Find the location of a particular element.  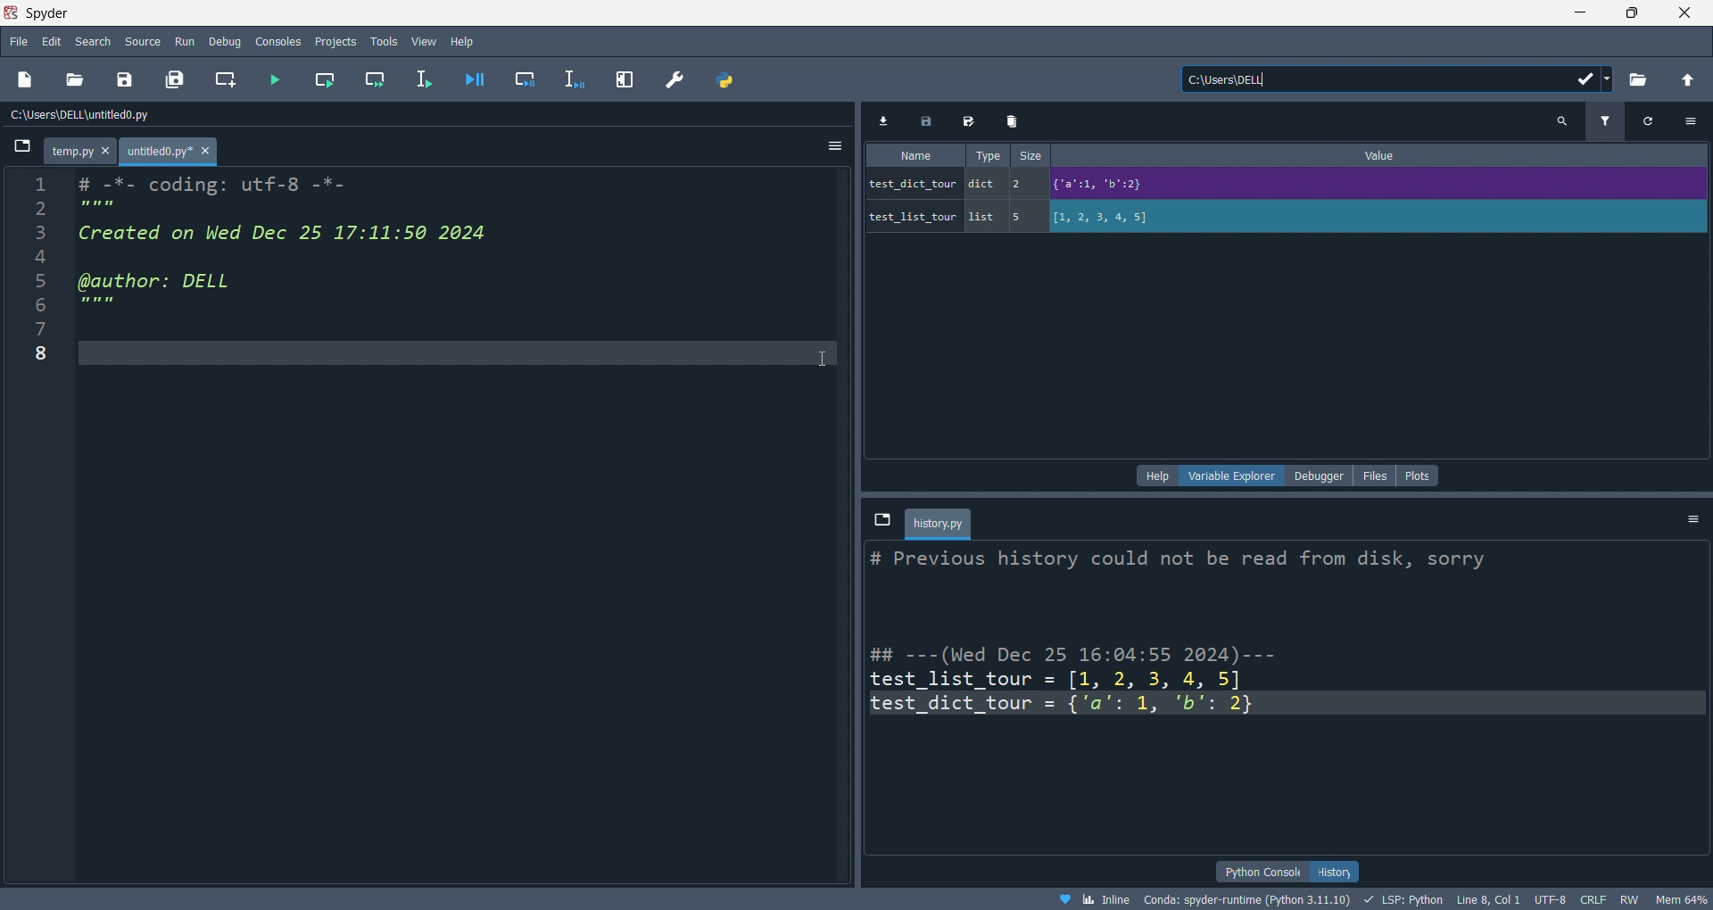

help is located at coordinates (464, 41).